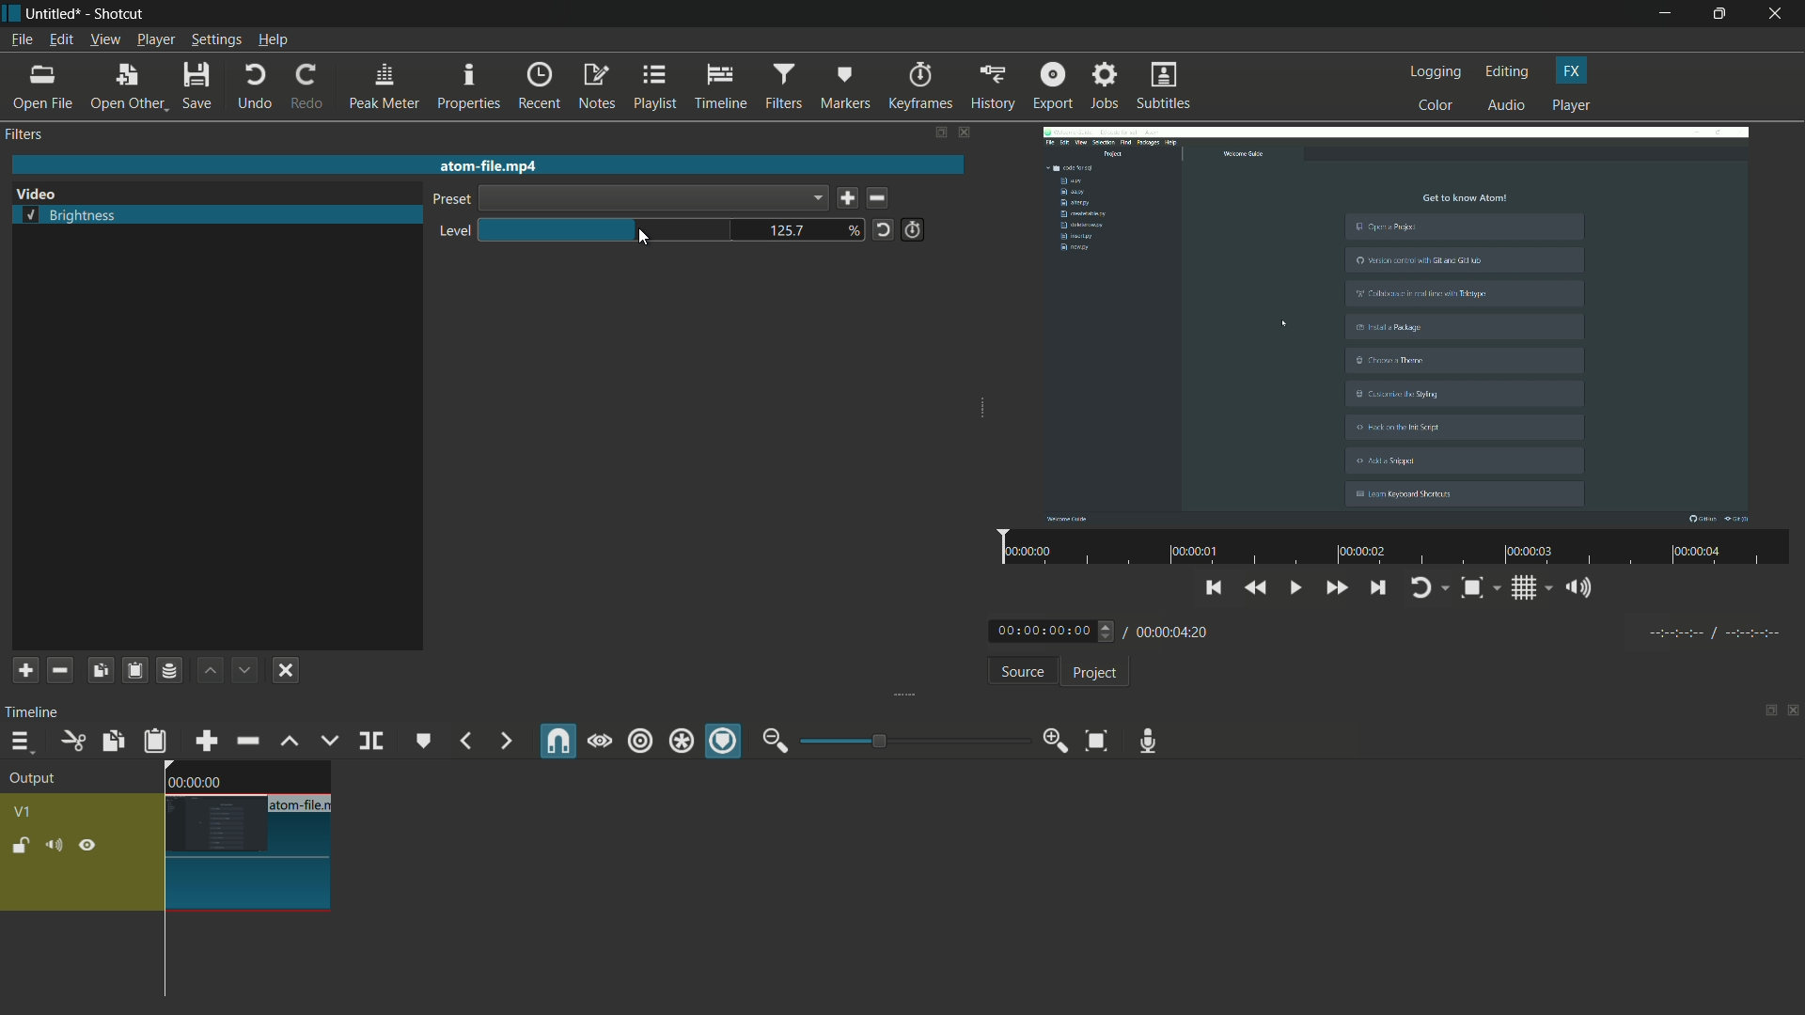  I want to click on view menu, so click(104, 39).